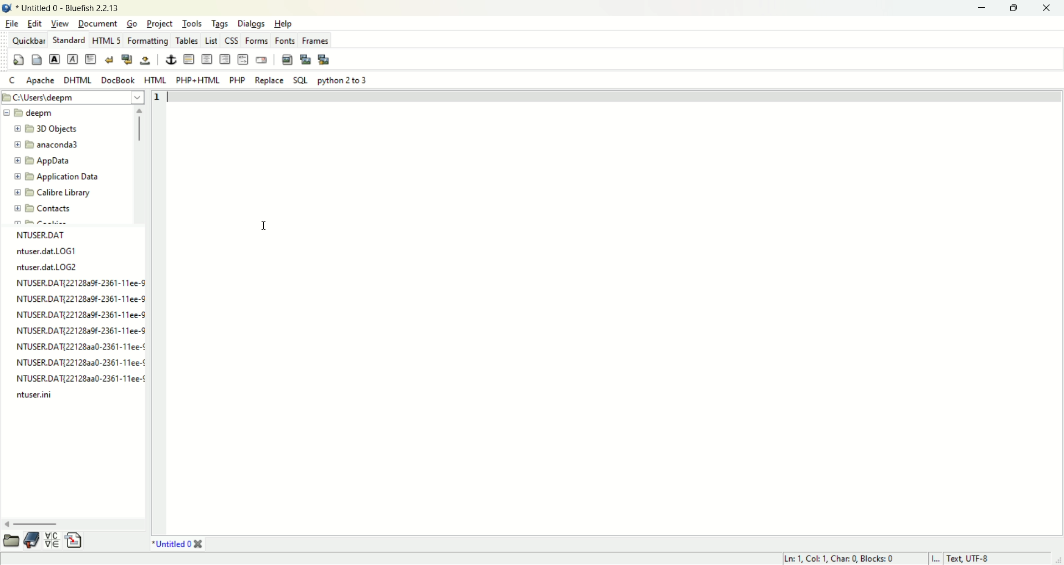 The height and width of the screenshot is (565, 1064). What do you see at coordinates (160, 23) in the screenshot?
I see `project` at bounding box center [160, 23].